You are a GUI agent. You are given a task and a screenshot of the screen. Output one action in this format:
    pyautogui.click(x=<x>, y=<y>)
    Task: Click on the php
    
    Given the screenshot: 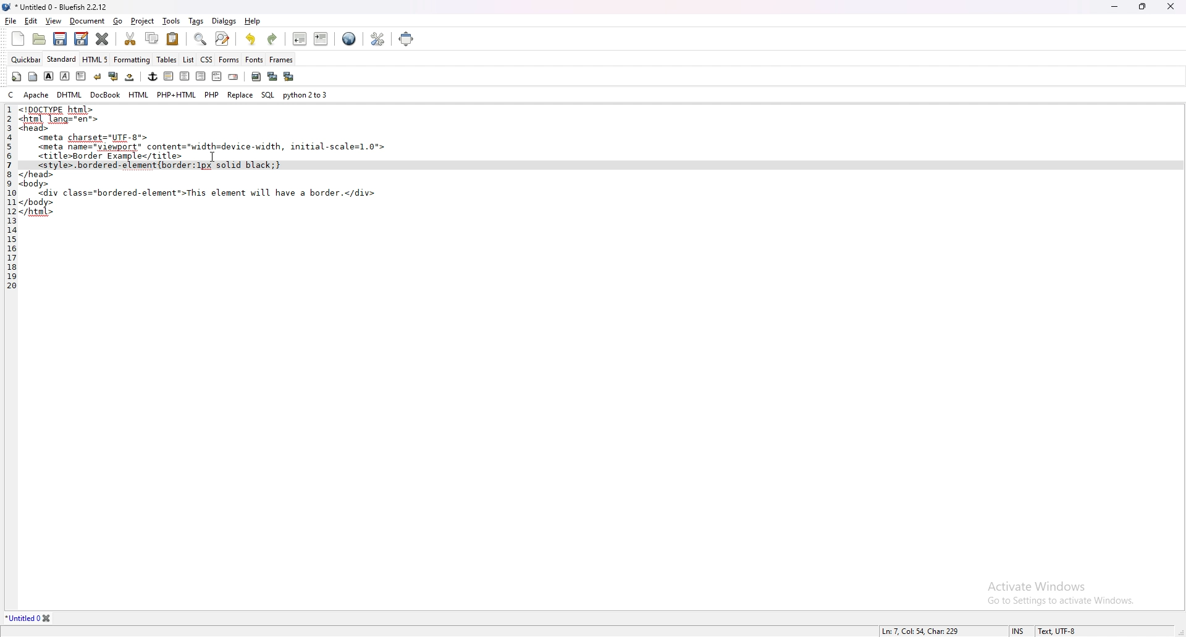 What is the action you would take?
    pyautogui.click(x=211, y=93)
    